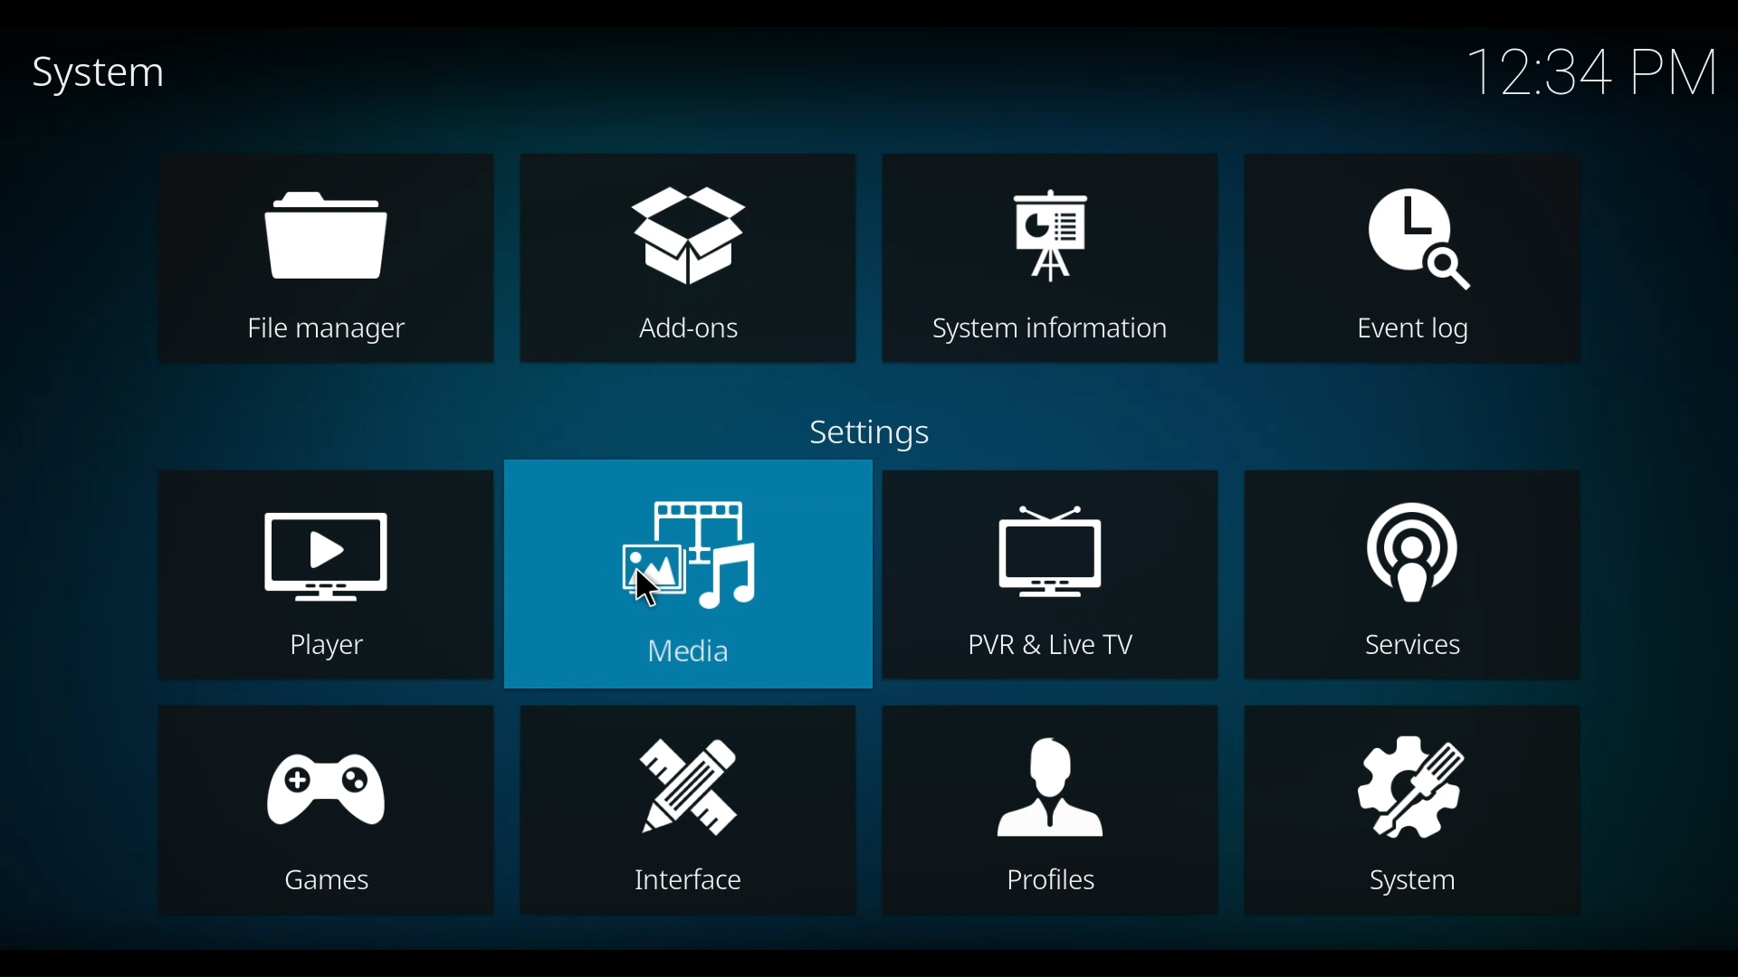  Describe the element at coordinates (864, 434) in the screenshot. I see `Settings` at that location.